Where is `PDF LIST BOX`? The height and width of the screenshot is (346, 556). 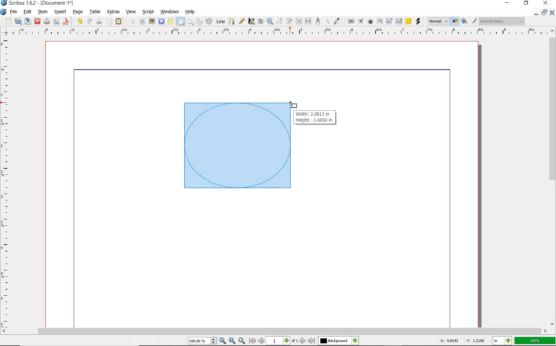 PDF LIST BOX is located at coordinates (399, 21).